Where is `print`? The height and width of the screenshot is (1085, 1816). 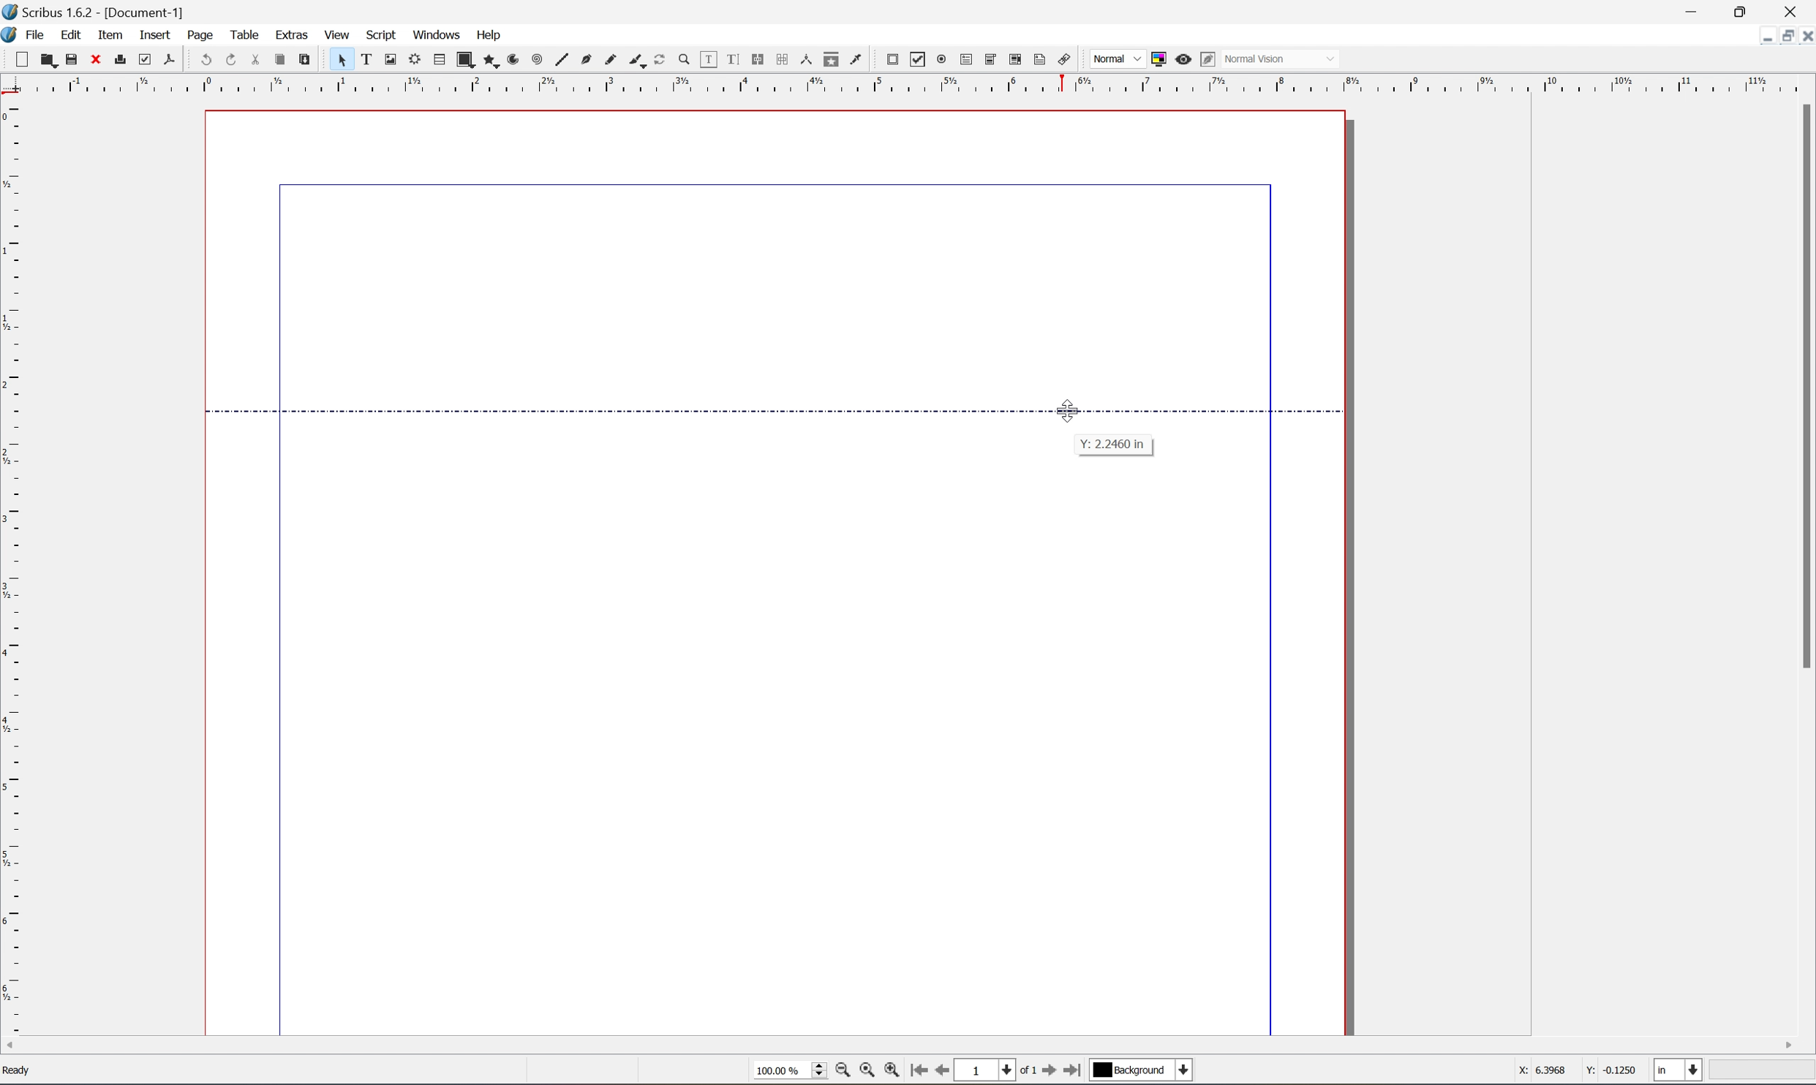 print is located at coordinates (118, 58).